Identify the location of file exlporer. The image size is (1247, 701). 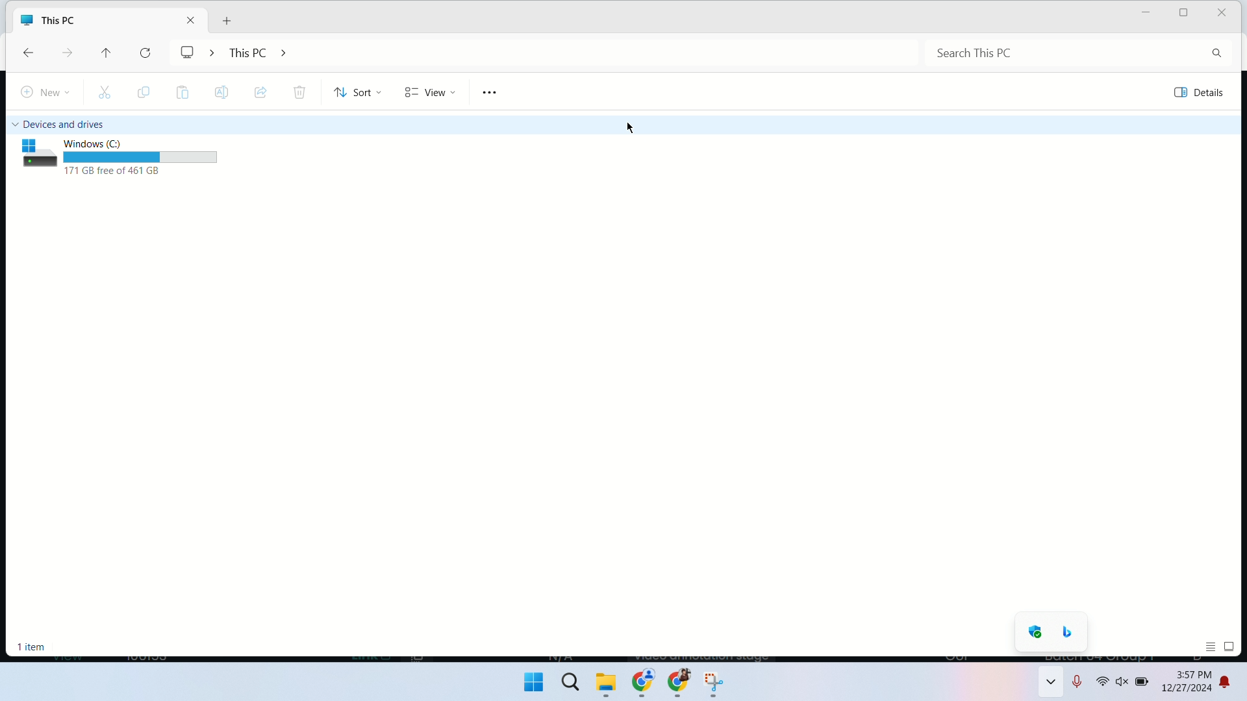
(609, 685).